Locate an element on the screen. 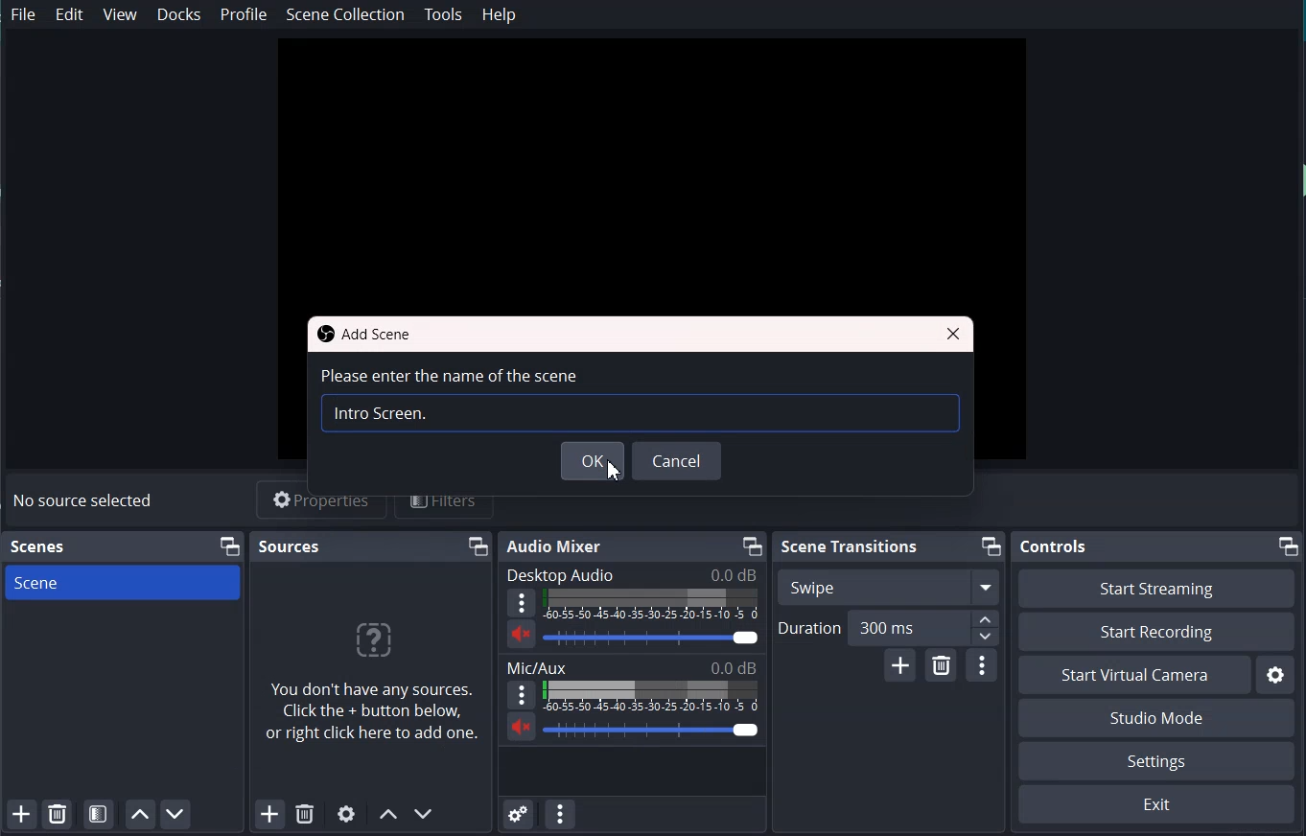 Image resolution: width=1306 pixels, height=836 pixels. Text  is located at coordinates (40, 547).